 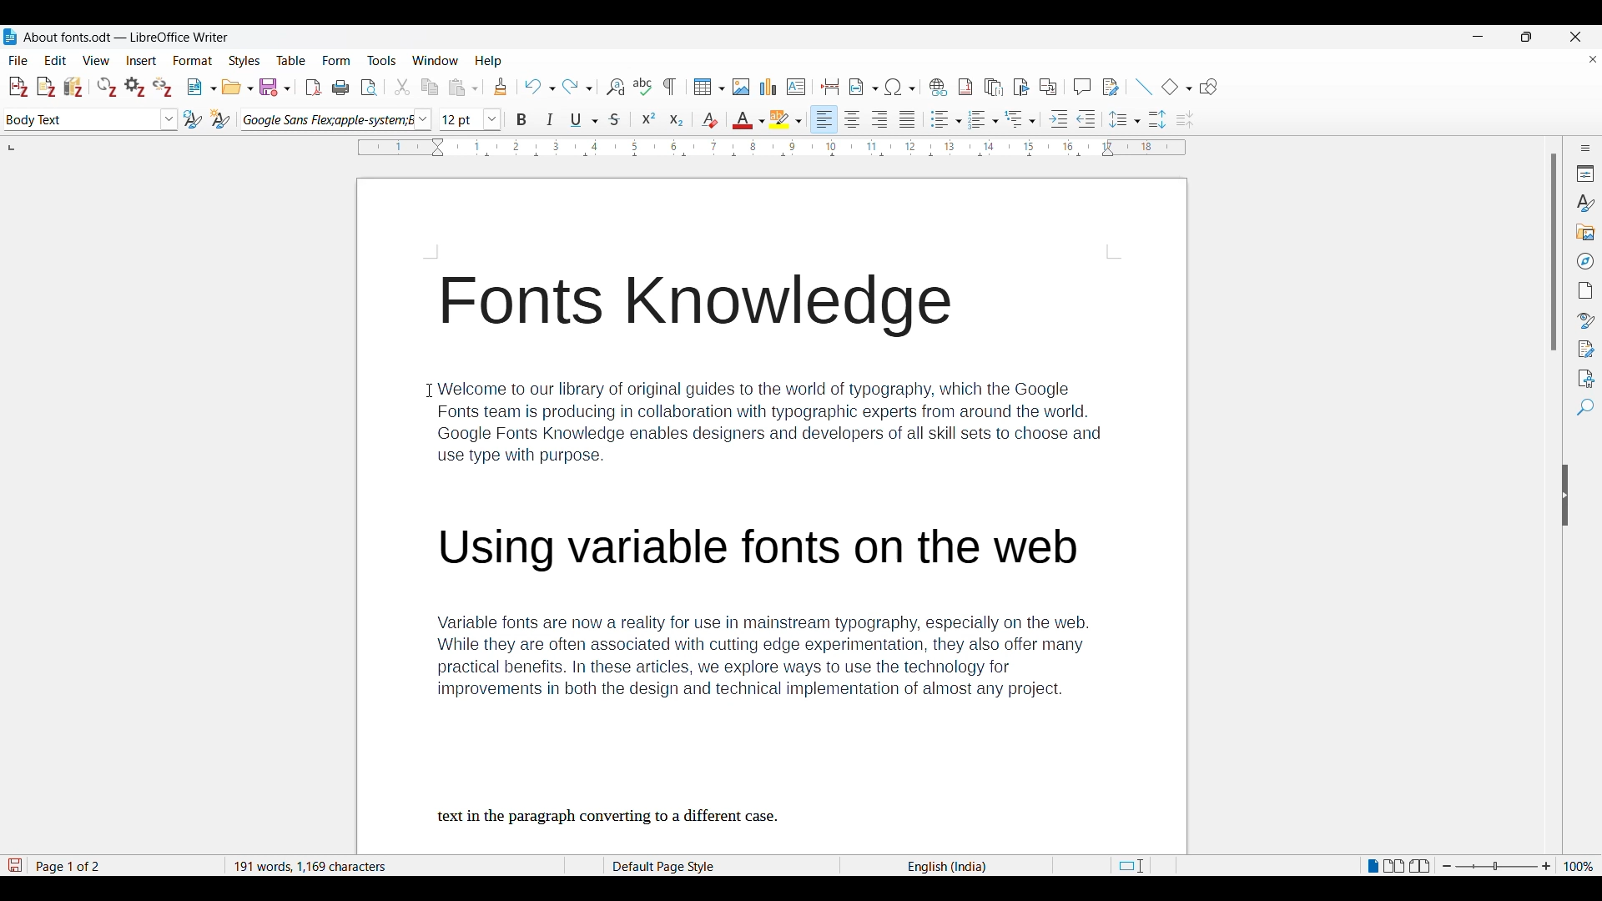 What do you see at coordinates (616, 119) in the screenshot?
I see `Strike through` at bounding box center [616, 119].